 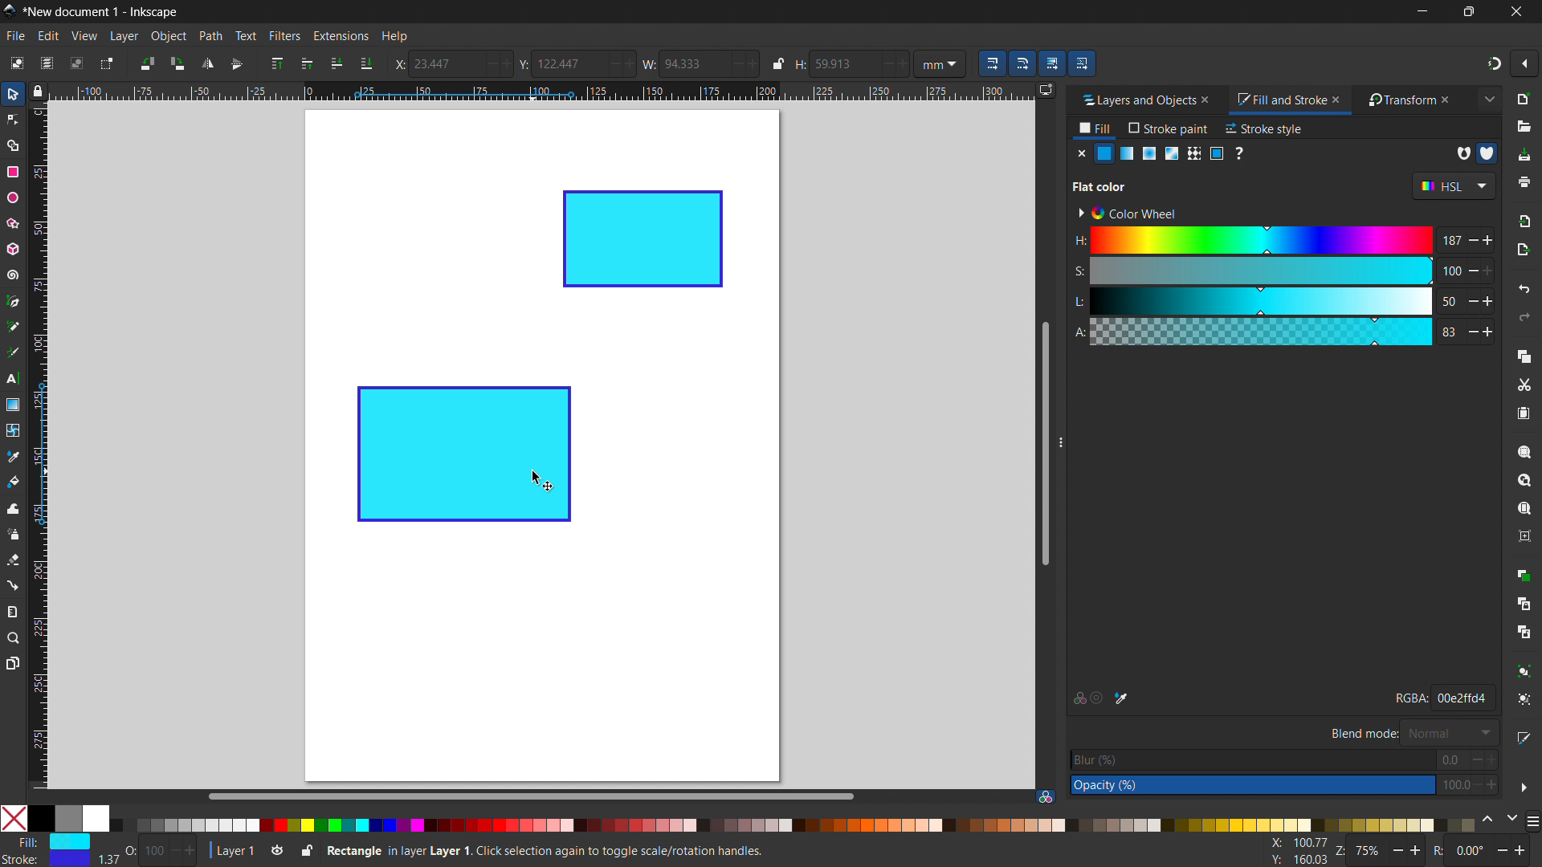 What do you see at coordinates (557, 63) in the screenshot?
I see `Y: 122.447` at bounding box center [557, 63].